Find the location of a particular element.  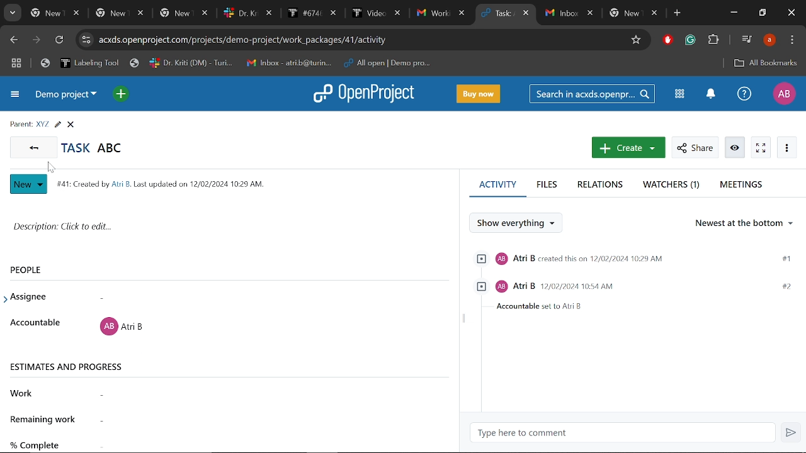

Profile is located at coordinates (782, 94).